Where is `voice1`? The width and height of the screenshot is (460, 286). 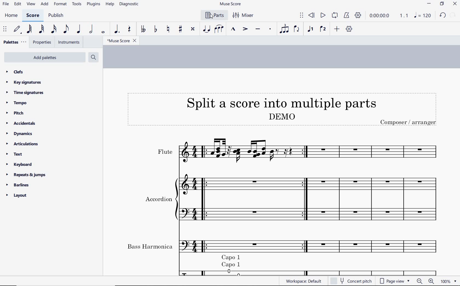
voice1 is located at coordinates (311, 30).